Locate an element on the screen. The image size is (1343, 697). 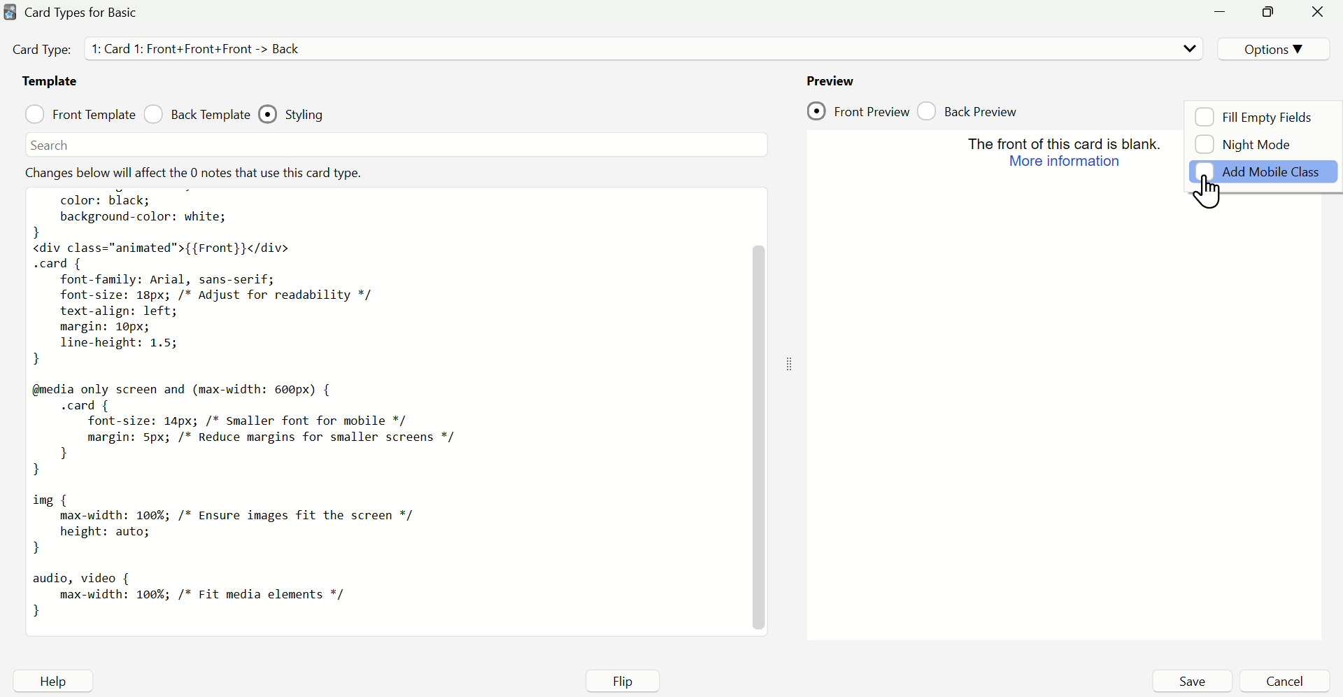
Back Template is located at coordinates (197, 116).